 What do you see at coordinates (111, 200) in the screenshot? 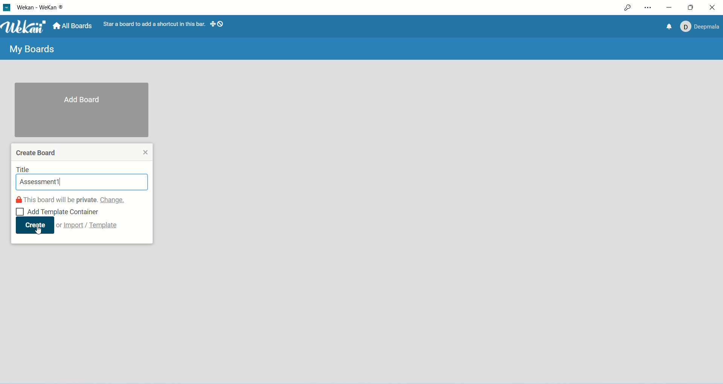
I see `change` at bounding box center [111, 200].